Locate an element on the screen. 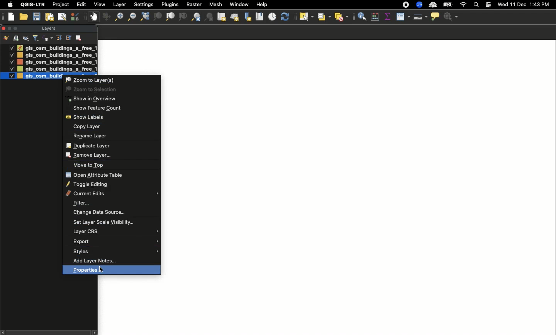  Temporal controller panel  is located at coordinates (273, 17).